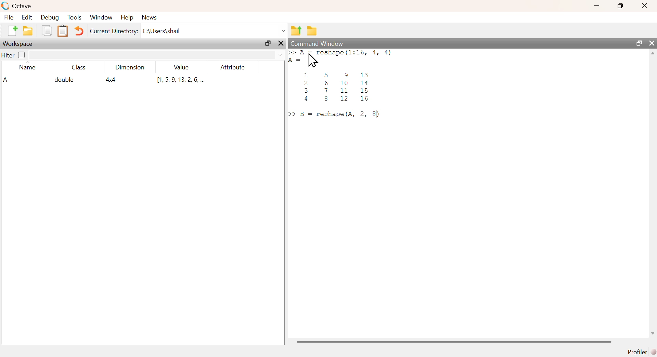  What do you see at coordinates (11, 30) in the screenshot?
I see `new script` at bounding box center [11, 30].